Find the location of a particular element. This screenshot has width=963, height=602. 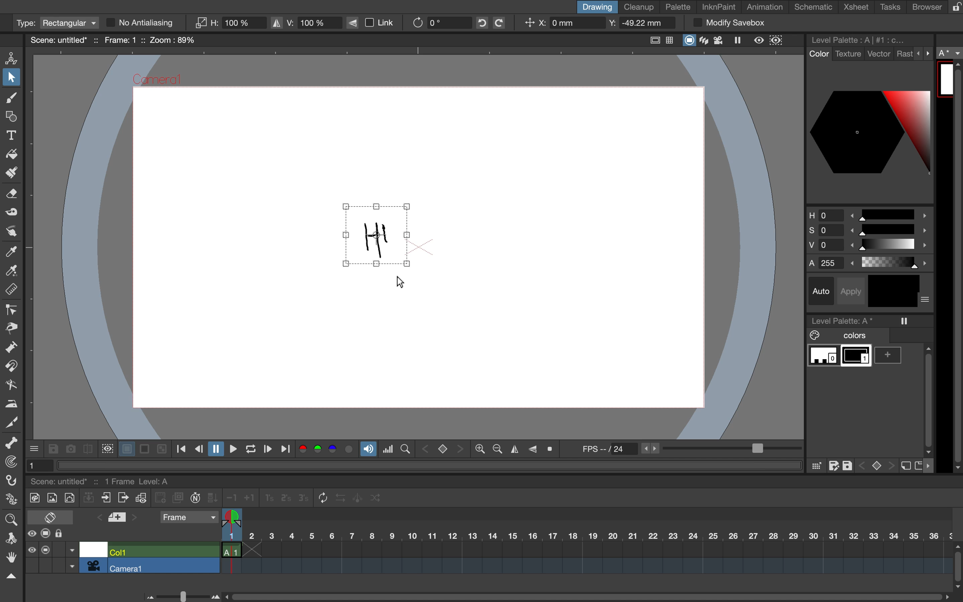

toggle x sheet timeline is located at coordinates (50, 517).